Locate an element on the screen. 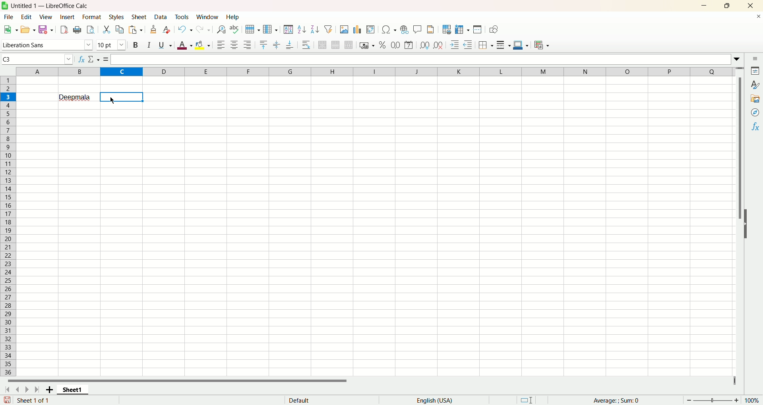 The width and height of the screenshot is (763, 405). Insert chart is located at coordinates (358, 30).